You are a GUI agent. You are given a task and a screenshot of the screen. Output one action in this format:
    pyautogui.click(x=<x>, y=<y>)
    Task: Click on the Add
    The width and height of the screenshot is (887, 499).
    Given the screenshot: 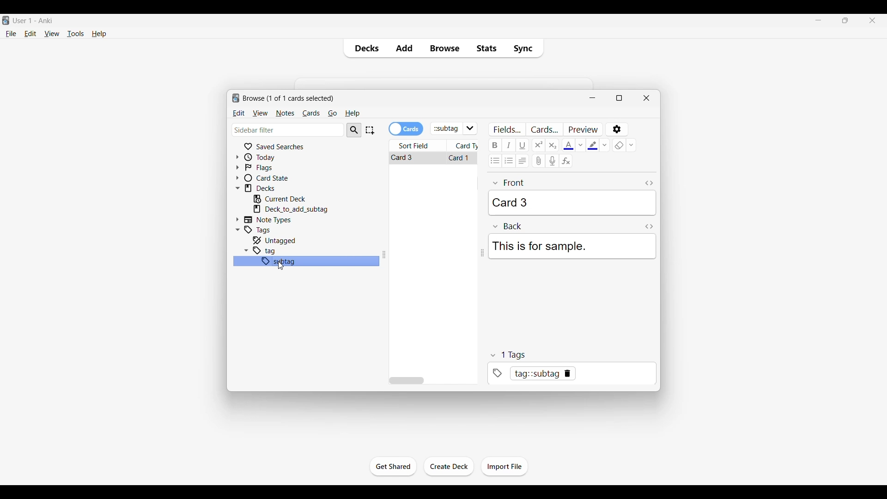 What is the action you would take?
    pyautogui.click(x=404, y=48)
    